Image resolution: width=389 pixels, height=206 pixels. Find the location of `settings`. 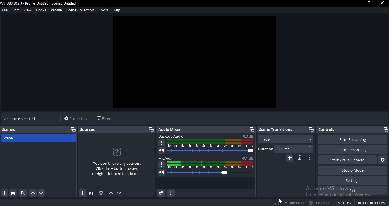

settings is located at coordinates (352, 180).